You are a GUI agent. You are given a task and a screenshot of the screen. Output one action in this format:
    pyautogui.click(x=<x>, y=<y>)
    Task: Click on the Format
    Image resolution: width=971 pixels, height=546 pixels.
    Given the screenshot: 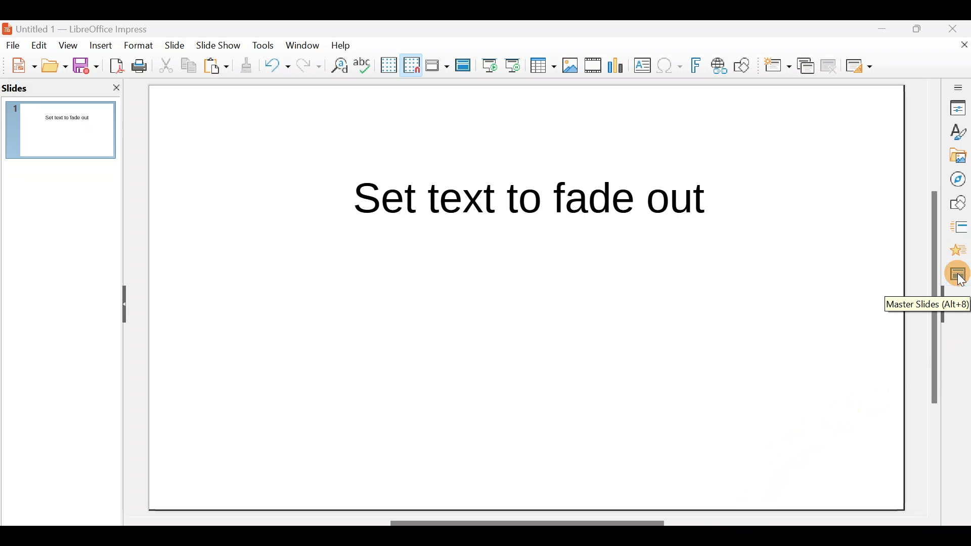 What is the action you would take?
    pyautogui.click(x=138, y=45)
    